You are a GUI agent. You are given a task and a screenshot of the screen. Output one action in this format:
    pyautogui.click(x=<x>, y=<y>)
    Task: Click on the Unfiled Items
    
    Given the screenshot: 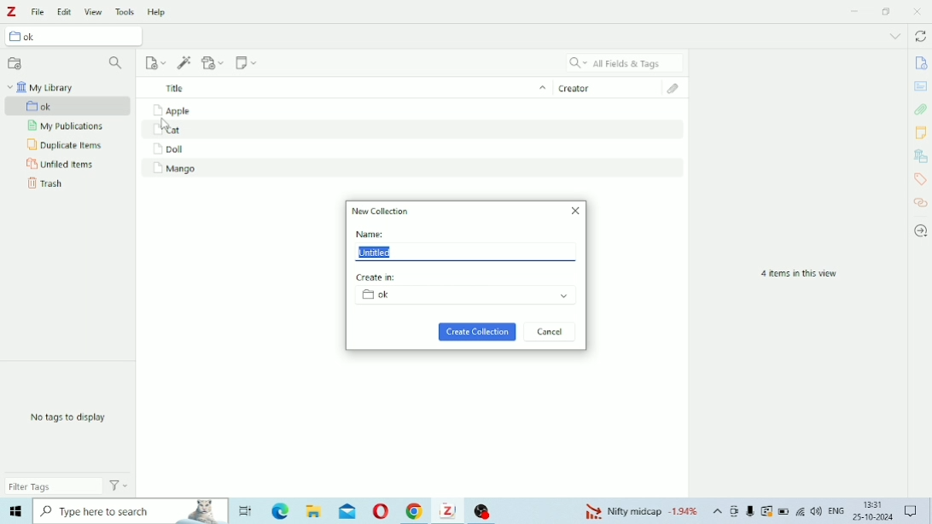 What is the action you would take?
    pyautogui.click(x=61, y=165)
    